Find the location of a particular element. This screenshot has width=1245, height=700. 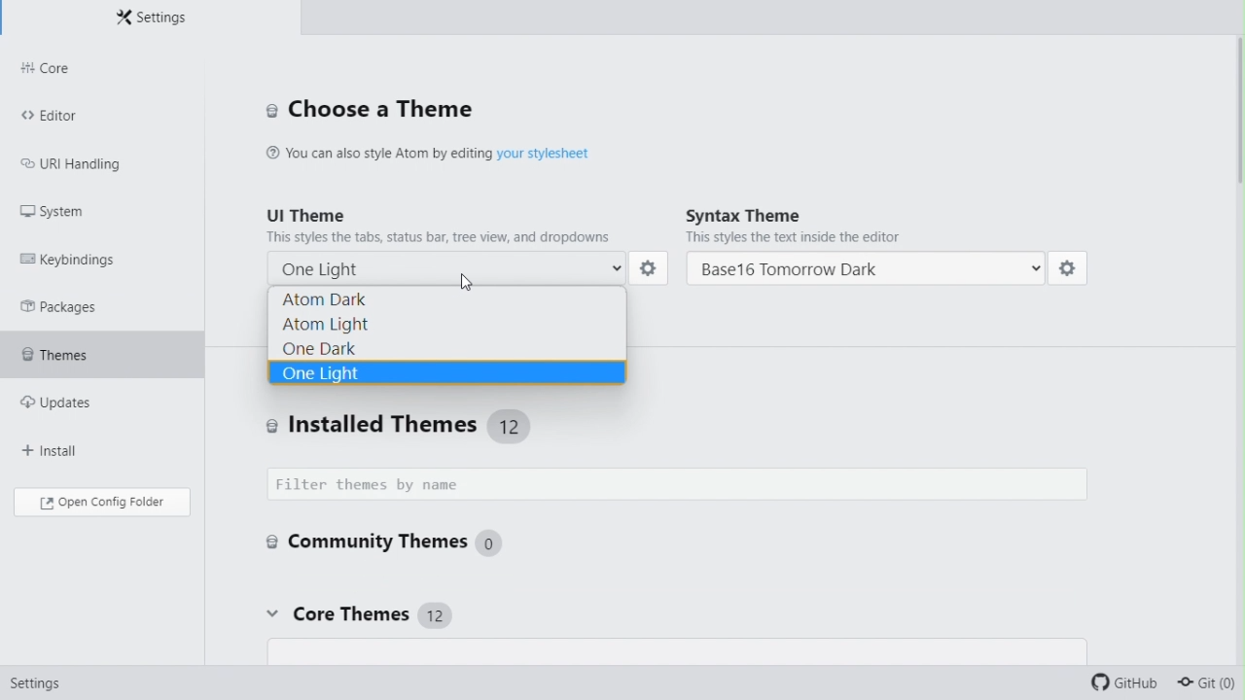

base16 tommorrow dark is located at coordinates (867, 270).